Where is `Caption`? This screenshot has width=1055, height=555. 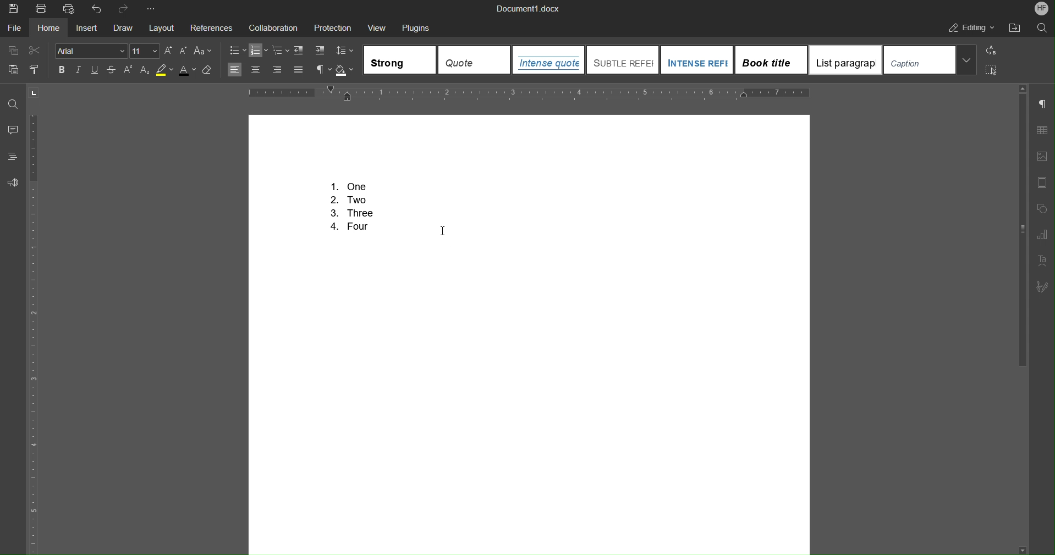 Caption is located at coordinates (931, 59).